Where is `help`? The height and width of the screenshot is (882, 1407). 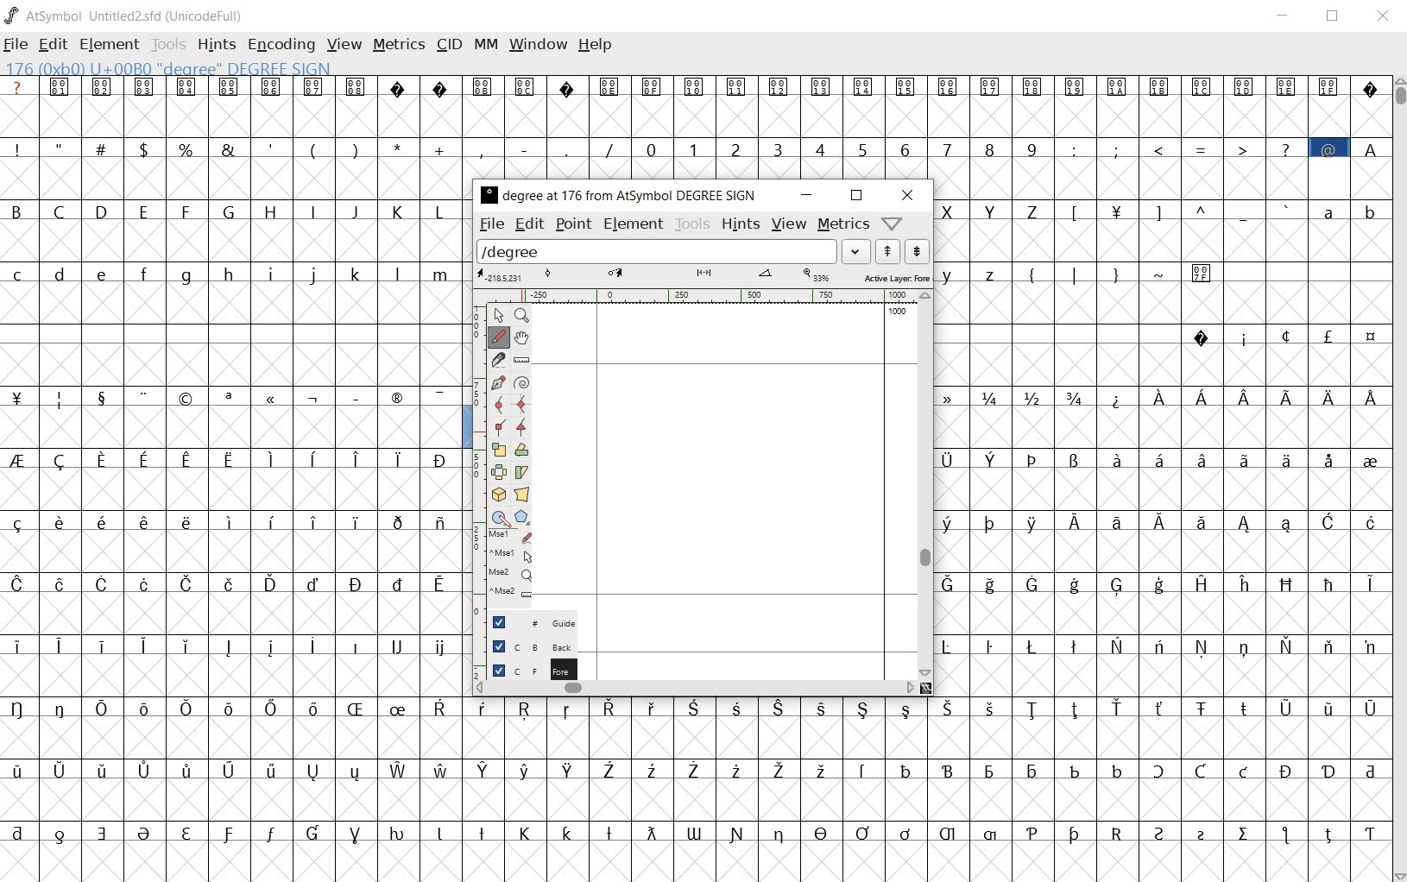
help is located at coordinates (597, 46).